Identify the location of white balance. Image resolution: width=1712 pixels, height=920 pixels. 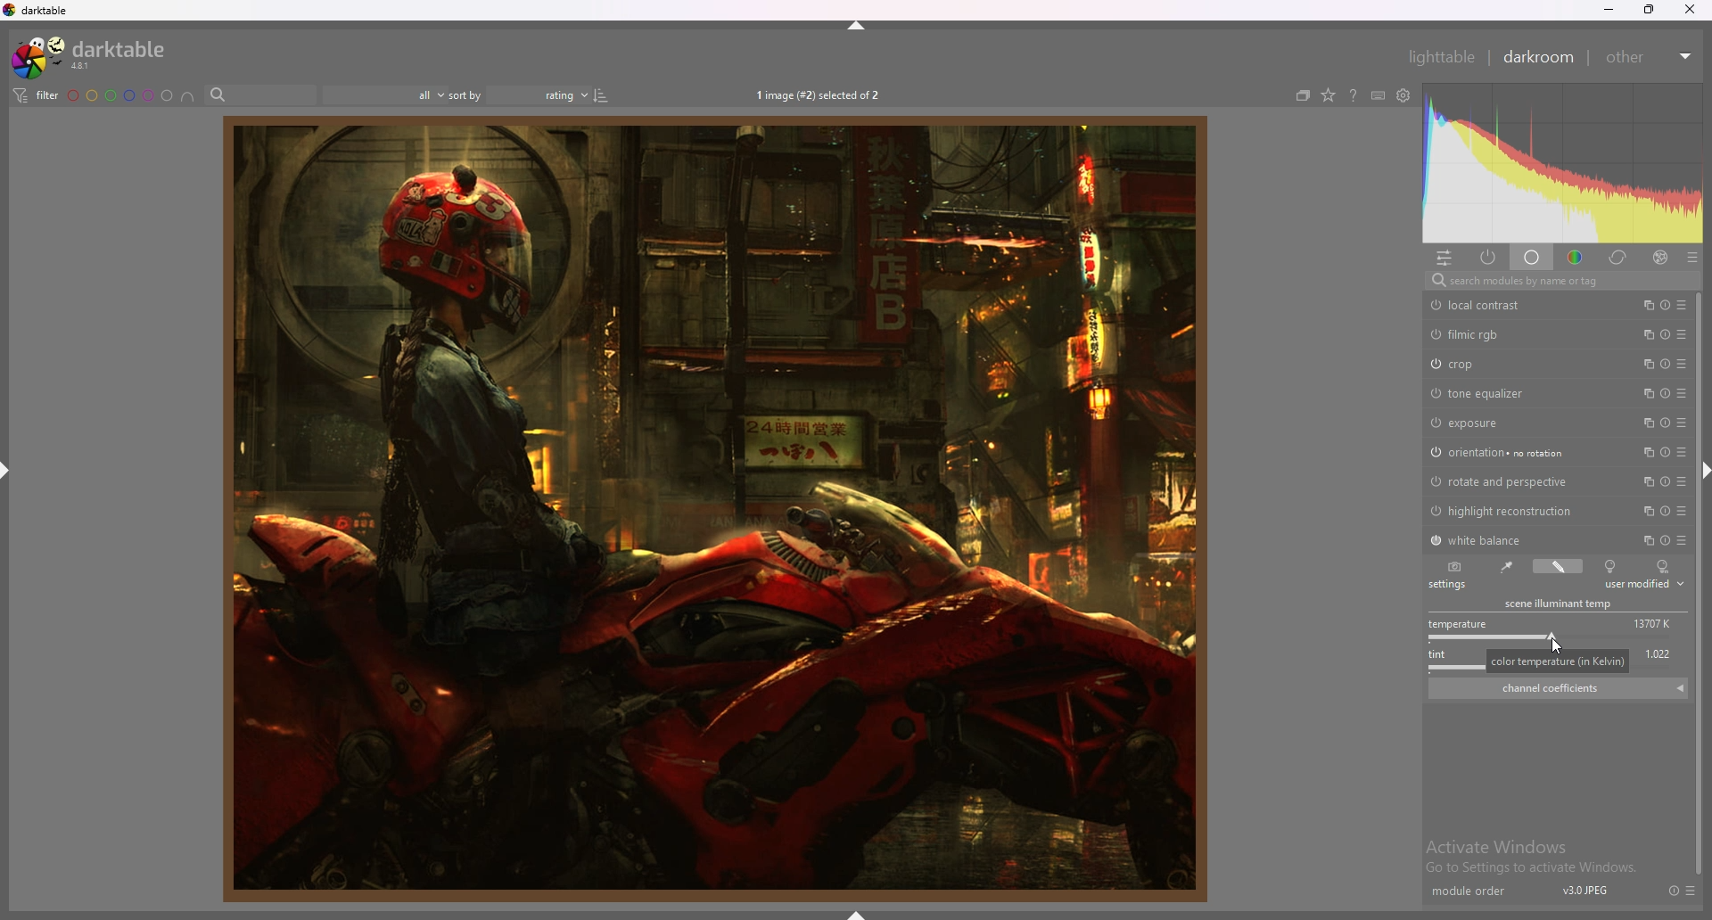
(1487, 539).